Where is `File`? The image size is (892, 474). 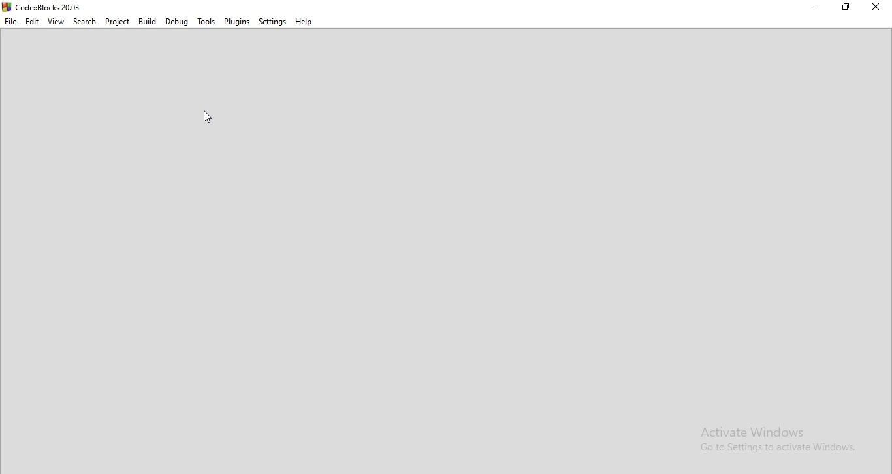
File is located at coordinates (12, 22).